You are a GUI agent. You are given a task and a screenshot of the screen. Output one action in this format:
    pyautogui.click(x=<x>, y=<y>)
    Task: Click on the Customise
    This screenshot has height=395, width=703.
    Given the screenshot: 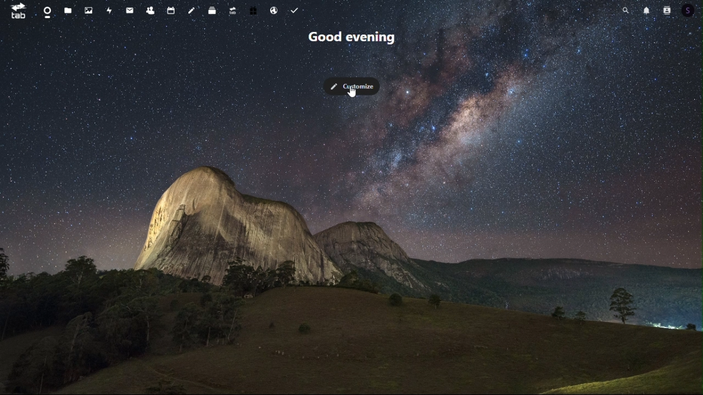 What is the action you would take?
    pyautogui.click(x=352, y=87)
    